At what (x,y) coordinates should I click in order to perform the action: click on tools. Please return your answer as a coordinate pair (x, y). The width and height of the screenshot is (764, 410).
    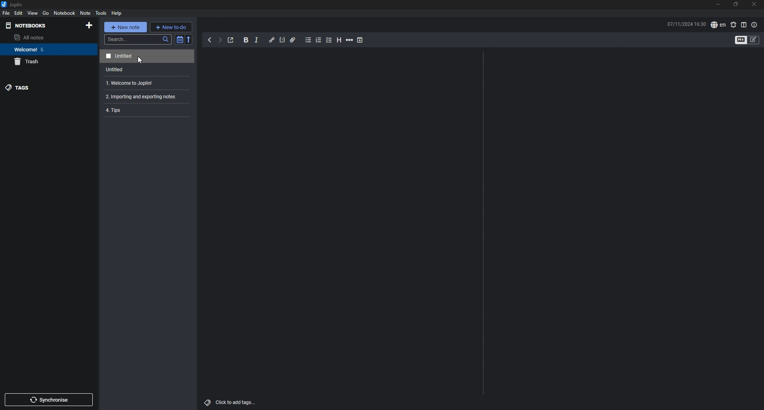
    Looking at the image, I should click on (100, 13).